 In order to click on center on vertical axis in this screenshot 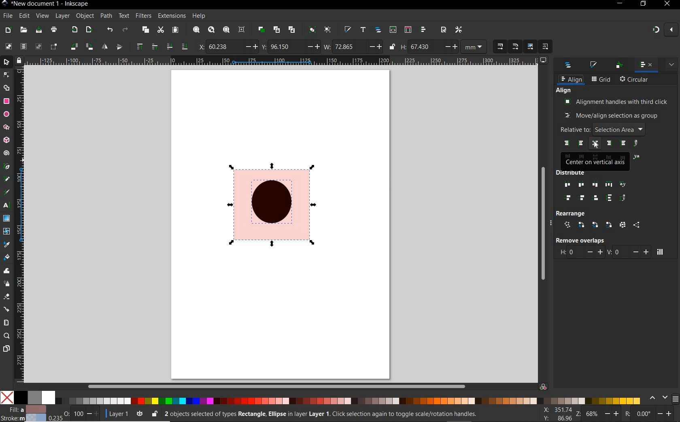, I will do `click(596, 162)`.